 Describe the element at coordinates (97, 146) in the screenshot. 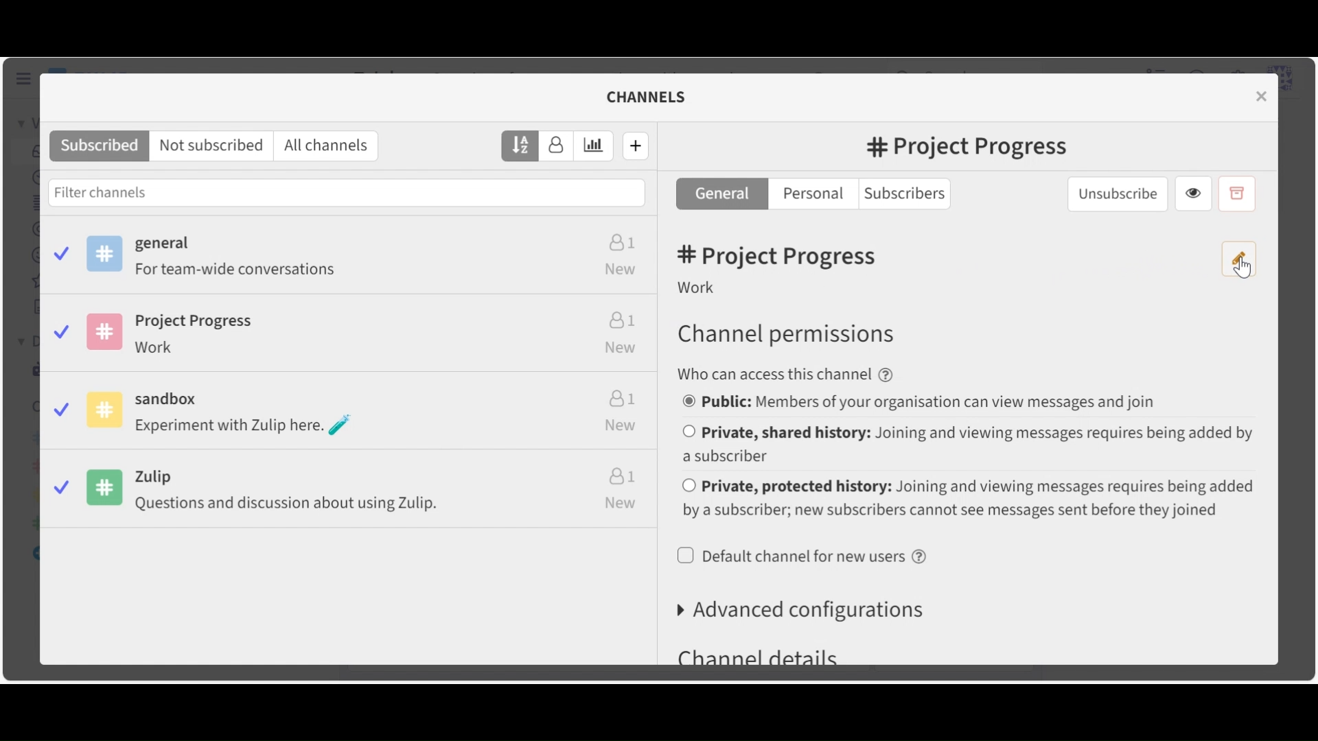

I see `Subscribed` at that location.